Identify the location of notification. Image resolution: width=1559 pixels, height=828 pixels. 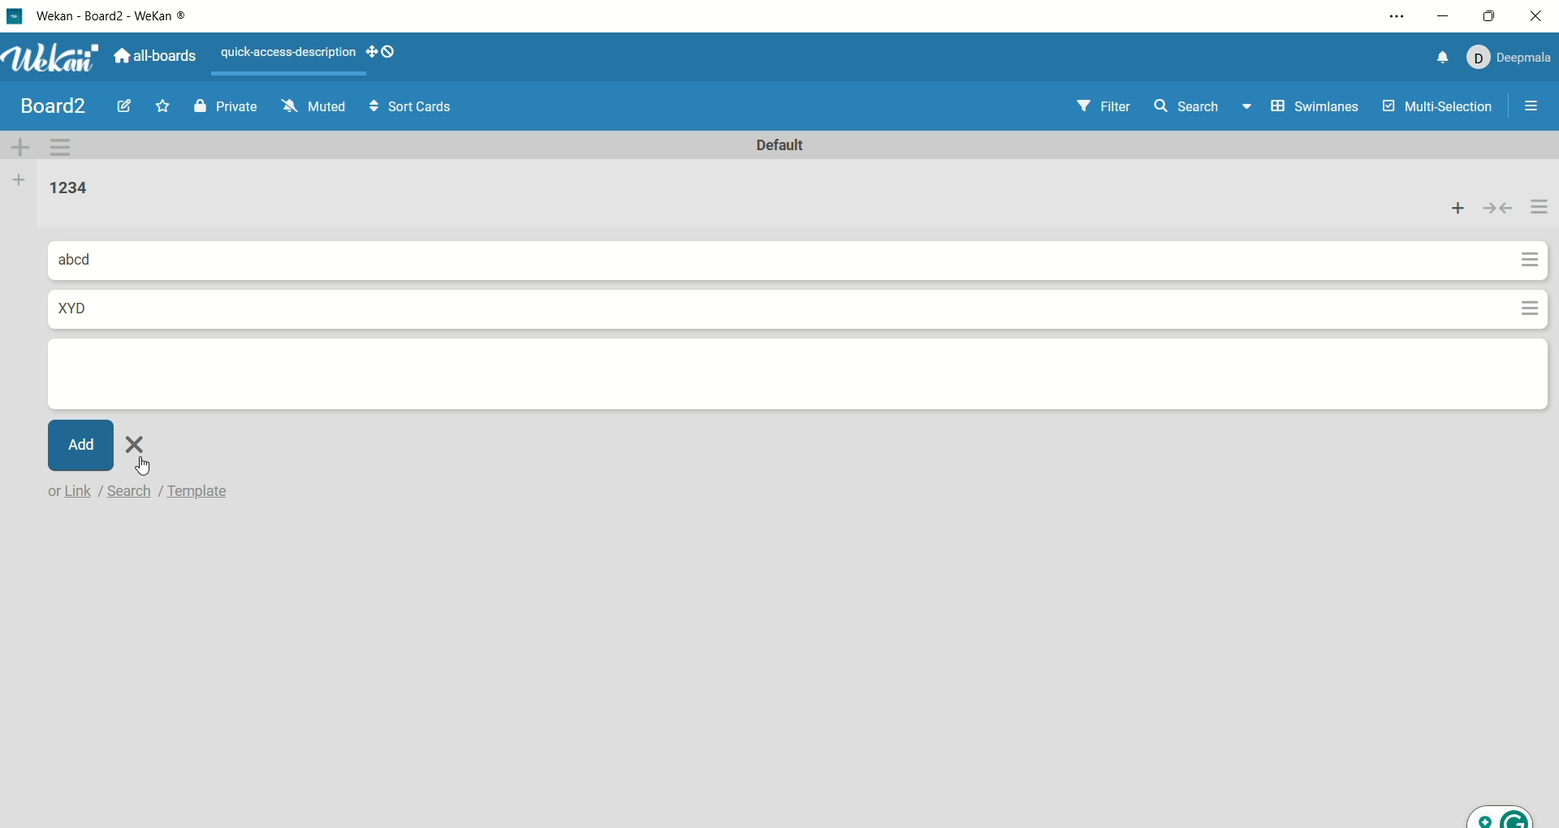
(1436, 58).